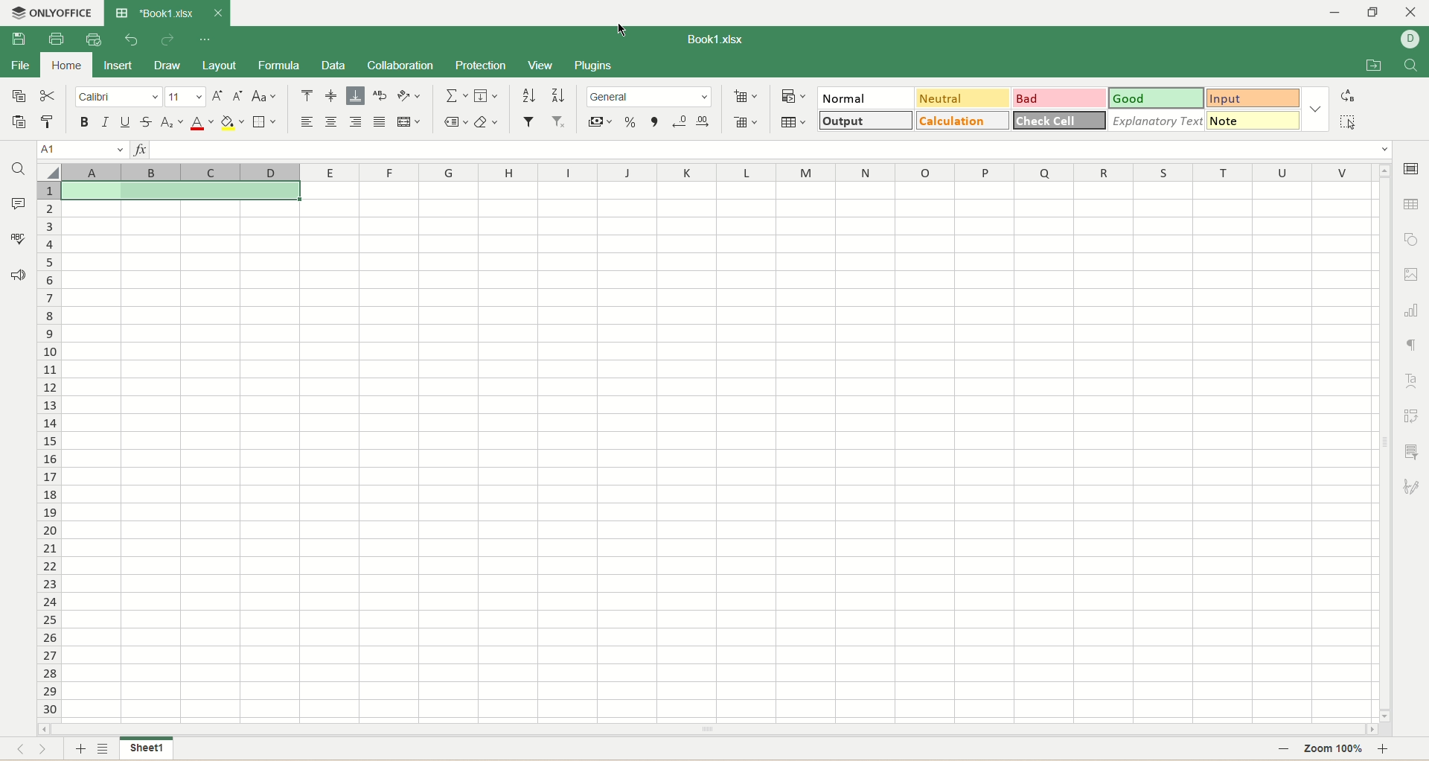  I want to click on new sheet, so click(79, 750).